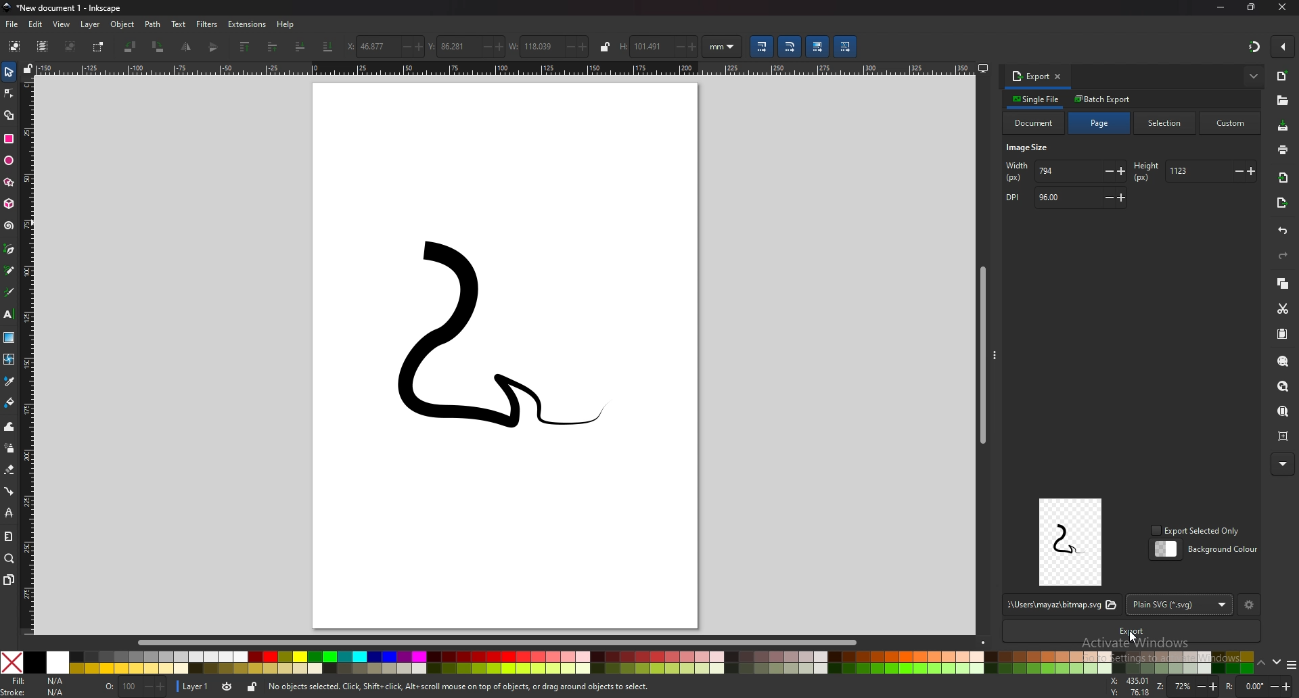  What do you see at coordinates (1283, 126) in the screenshot?
I see `save` at bounding box center [1283, 126].